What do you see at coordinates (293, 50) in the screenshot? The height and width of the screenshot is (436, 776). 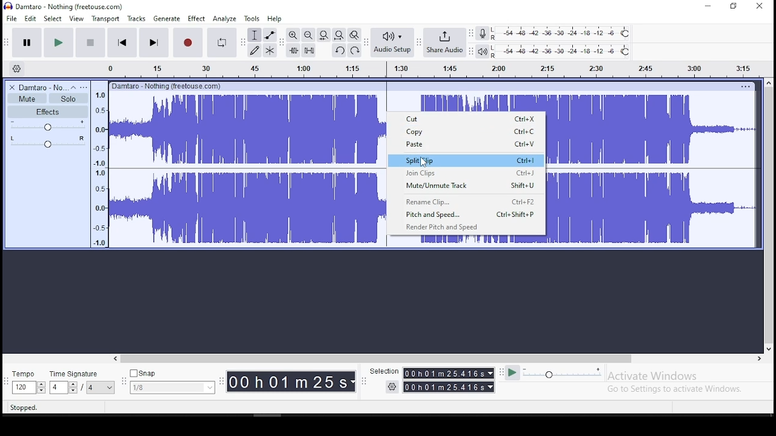 I see `trim audio outside selection` at bounding box center [293, 50].